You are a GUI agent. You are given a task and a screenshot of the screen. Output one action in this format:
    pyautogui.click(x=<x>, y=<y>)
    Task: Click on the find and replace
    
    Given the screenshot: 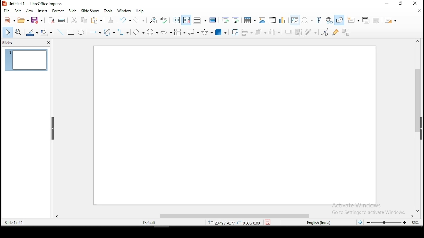 What is the action you would take?
    pyautogui.click(x=154, y=20)
    